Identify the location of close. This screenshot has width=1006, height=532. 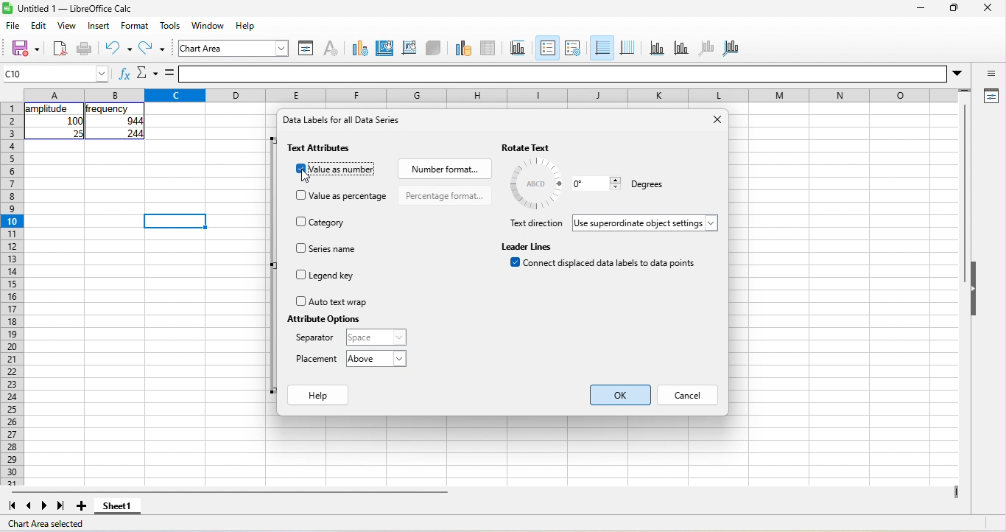
(987, 10).